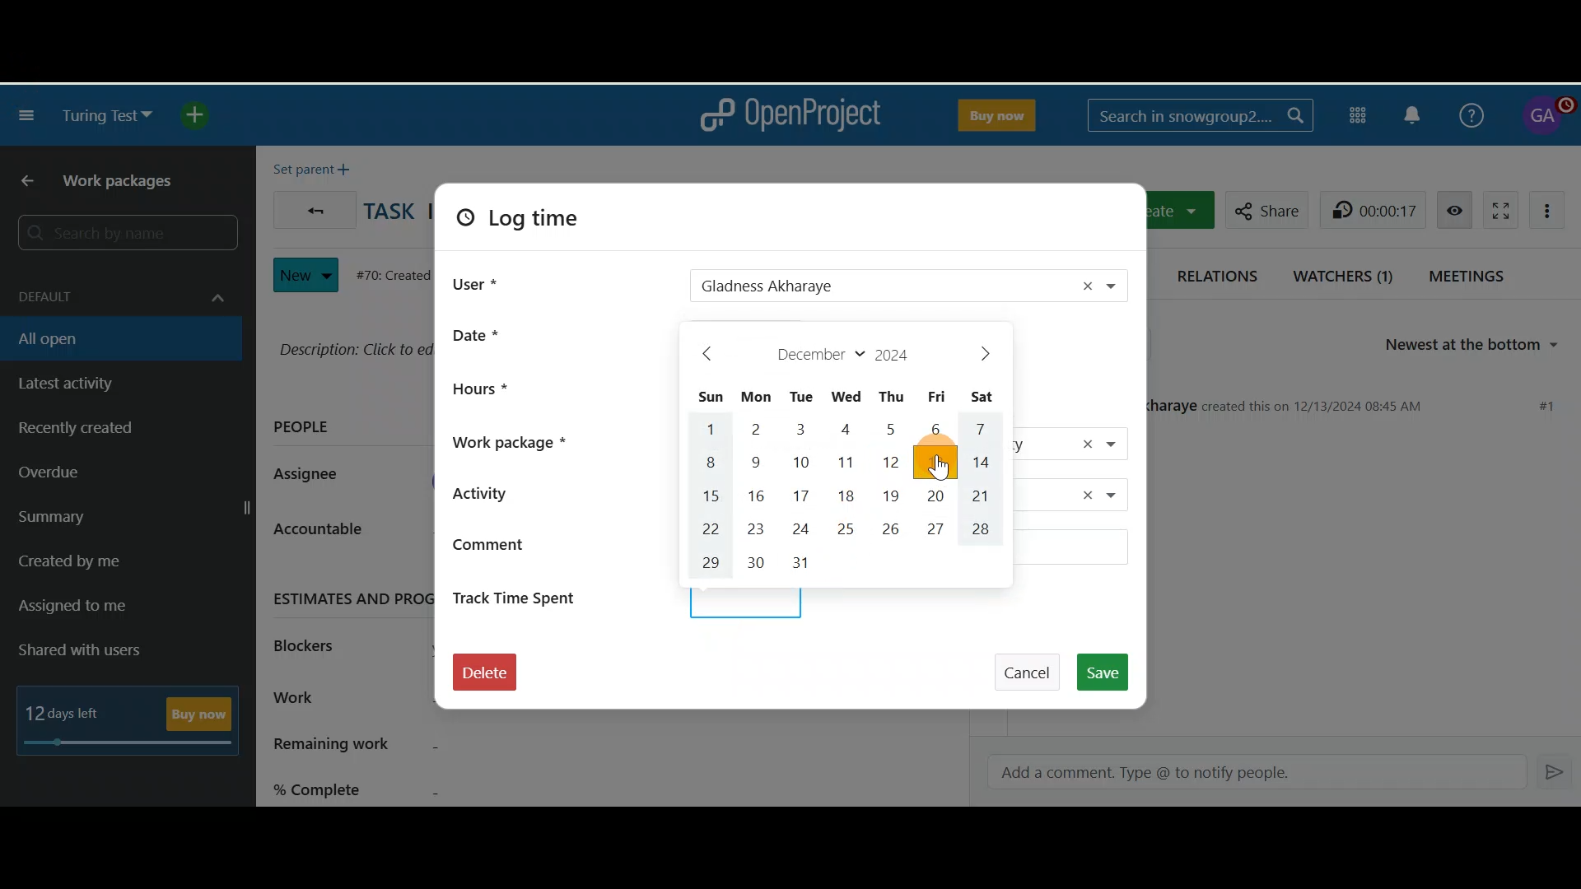  I want to click on Work package, so click(520, 440).